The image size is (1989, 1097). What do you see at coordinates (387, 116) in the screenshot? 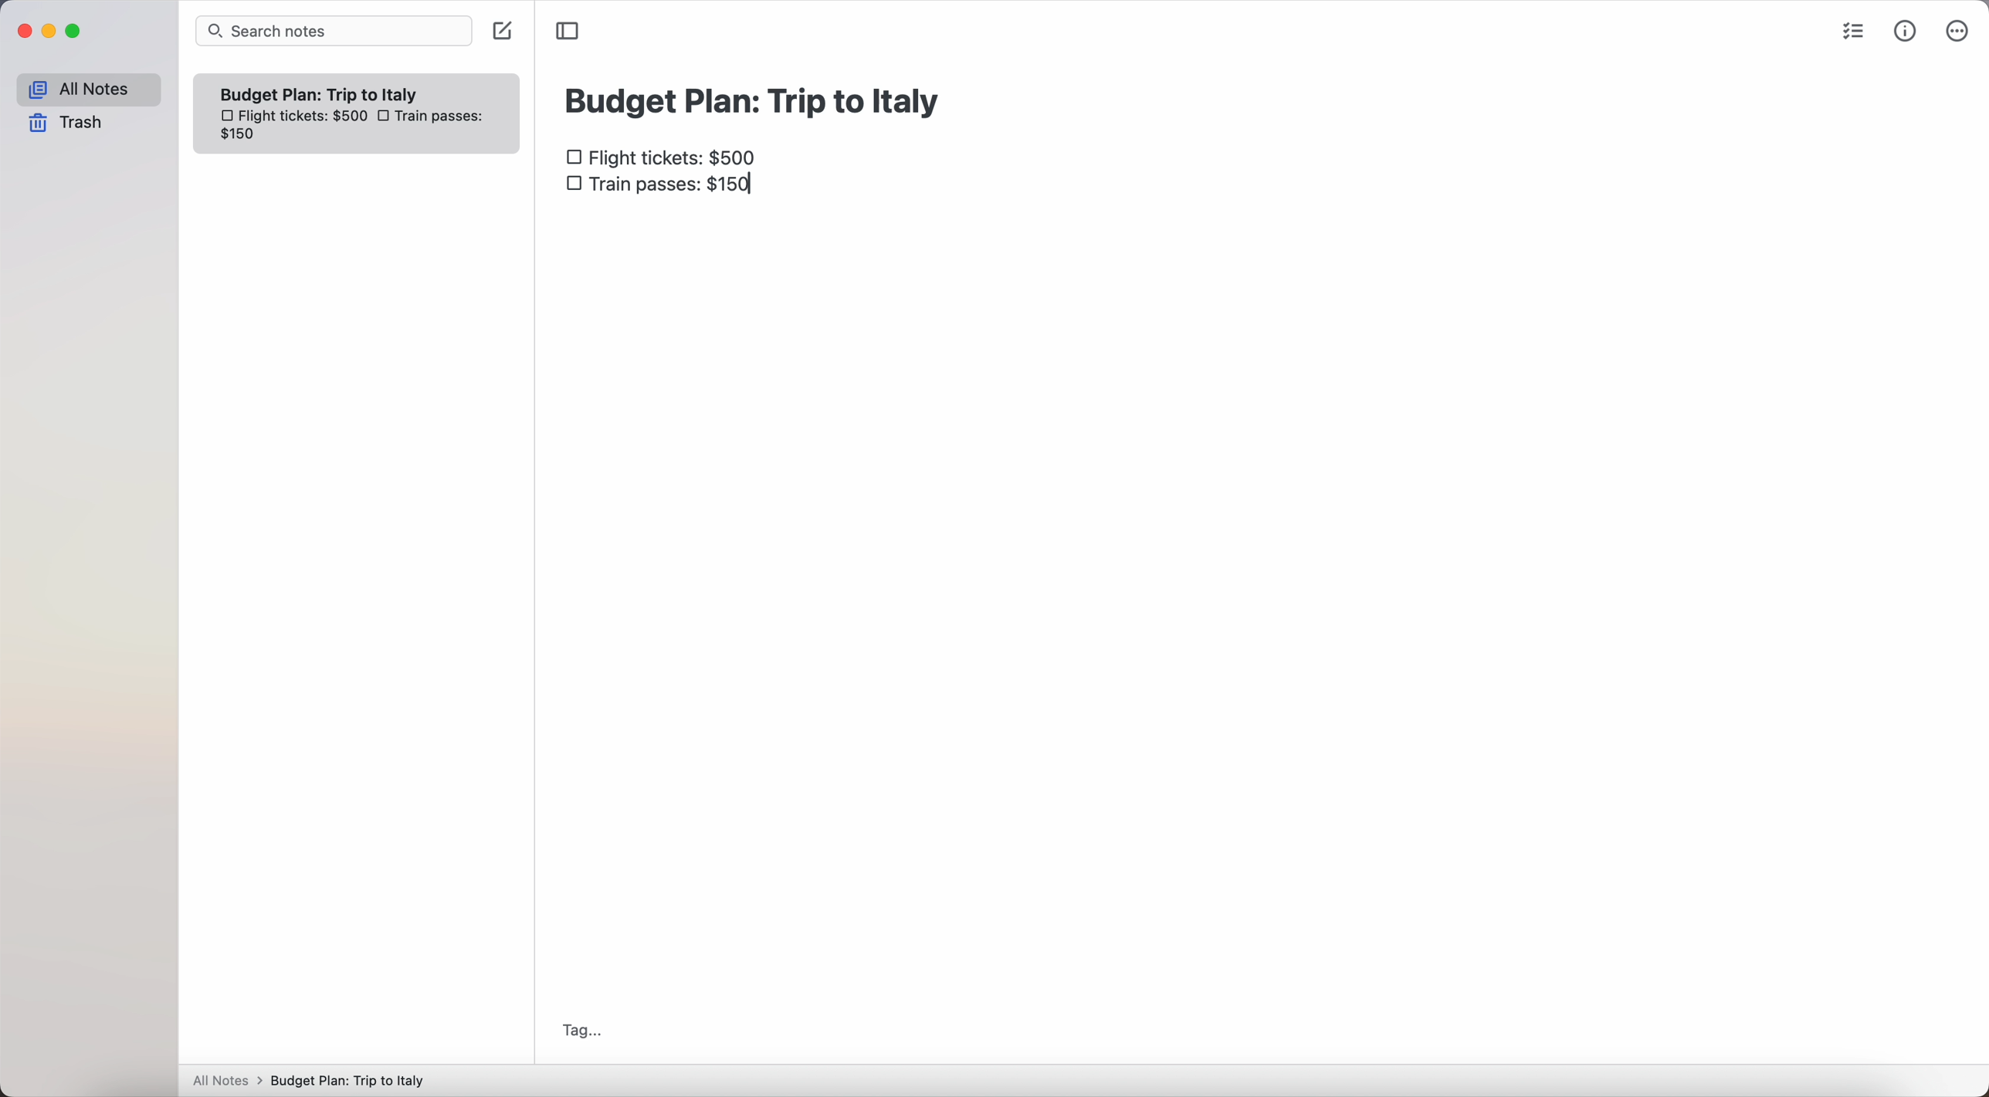
I see `checkbox` at bounding box center [387, 116].